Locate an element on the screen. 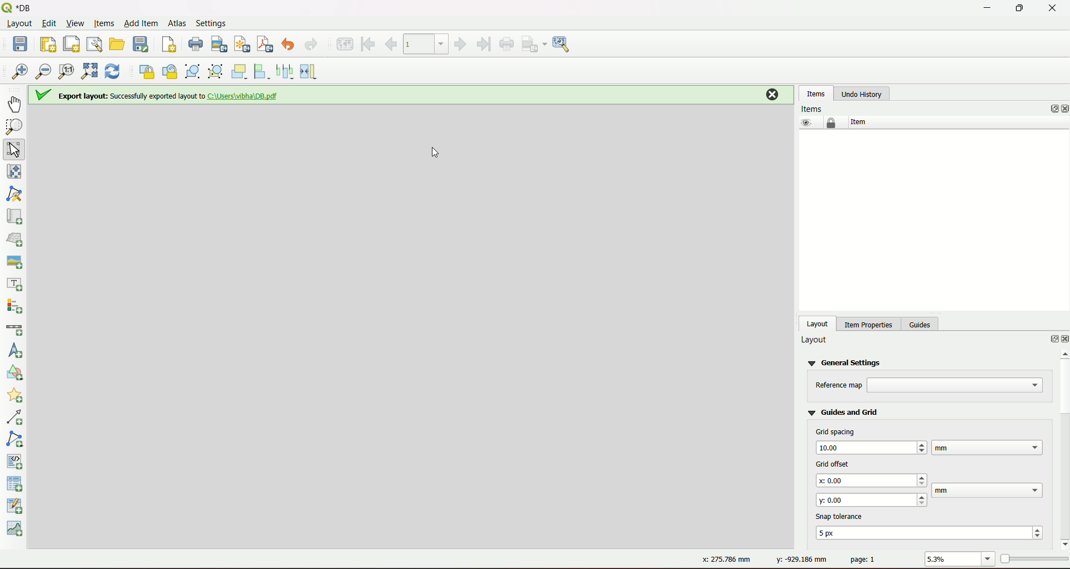 The height and width of the screenshot is (569, 1070). new layout is located at coordinates (48, 43).